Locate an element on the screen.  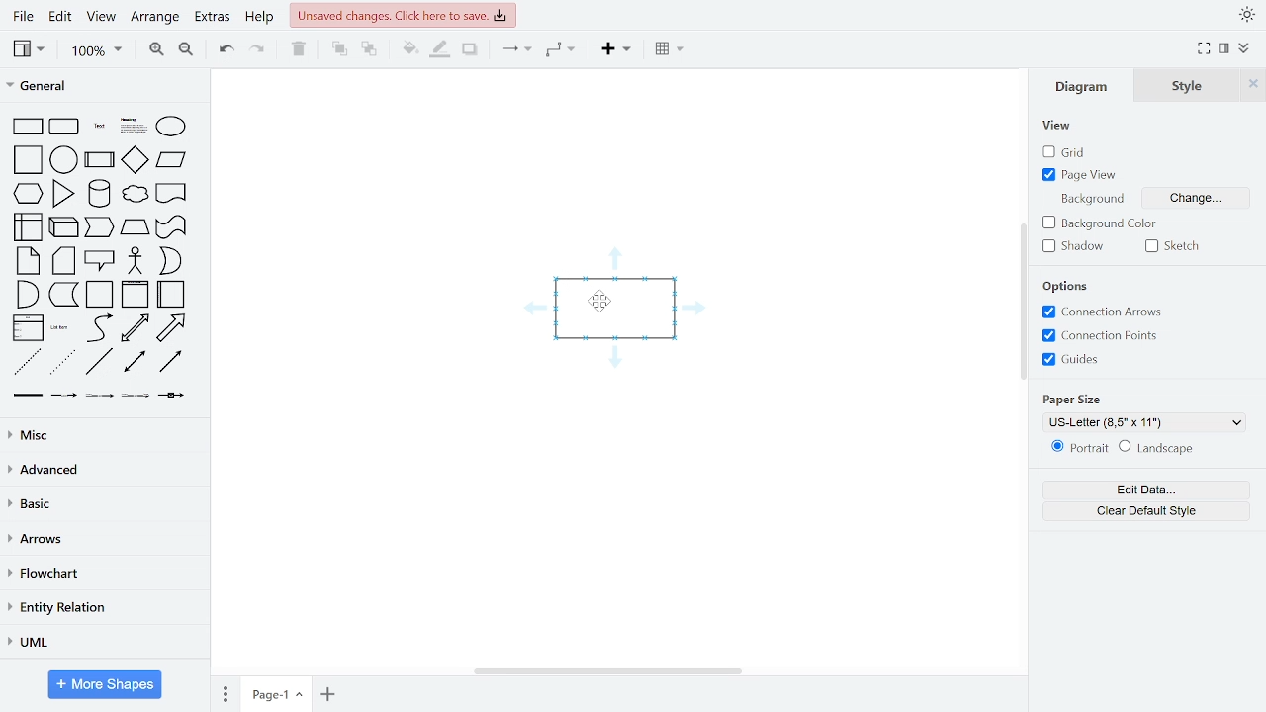
square is located at coordinates (27, 160).